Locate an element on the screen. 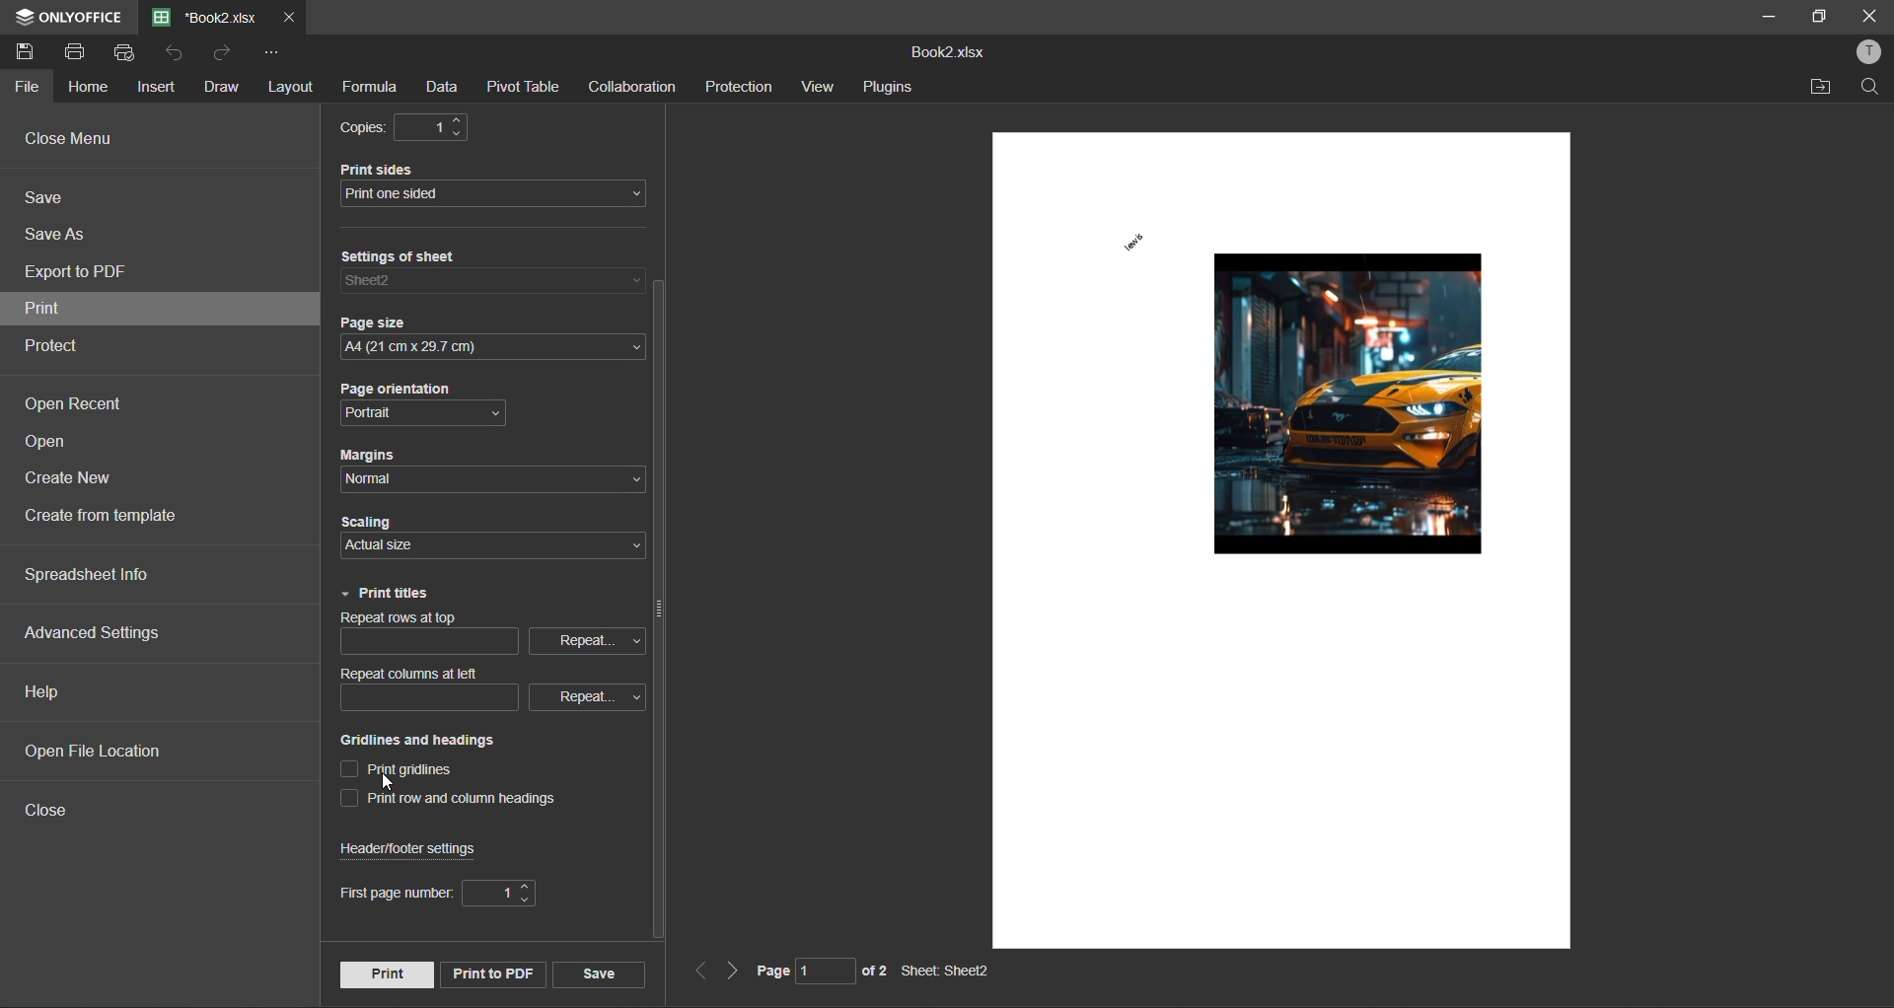 The width and height of the screenshot is (1894, 1008). save as is located at coordinates (57, 237).